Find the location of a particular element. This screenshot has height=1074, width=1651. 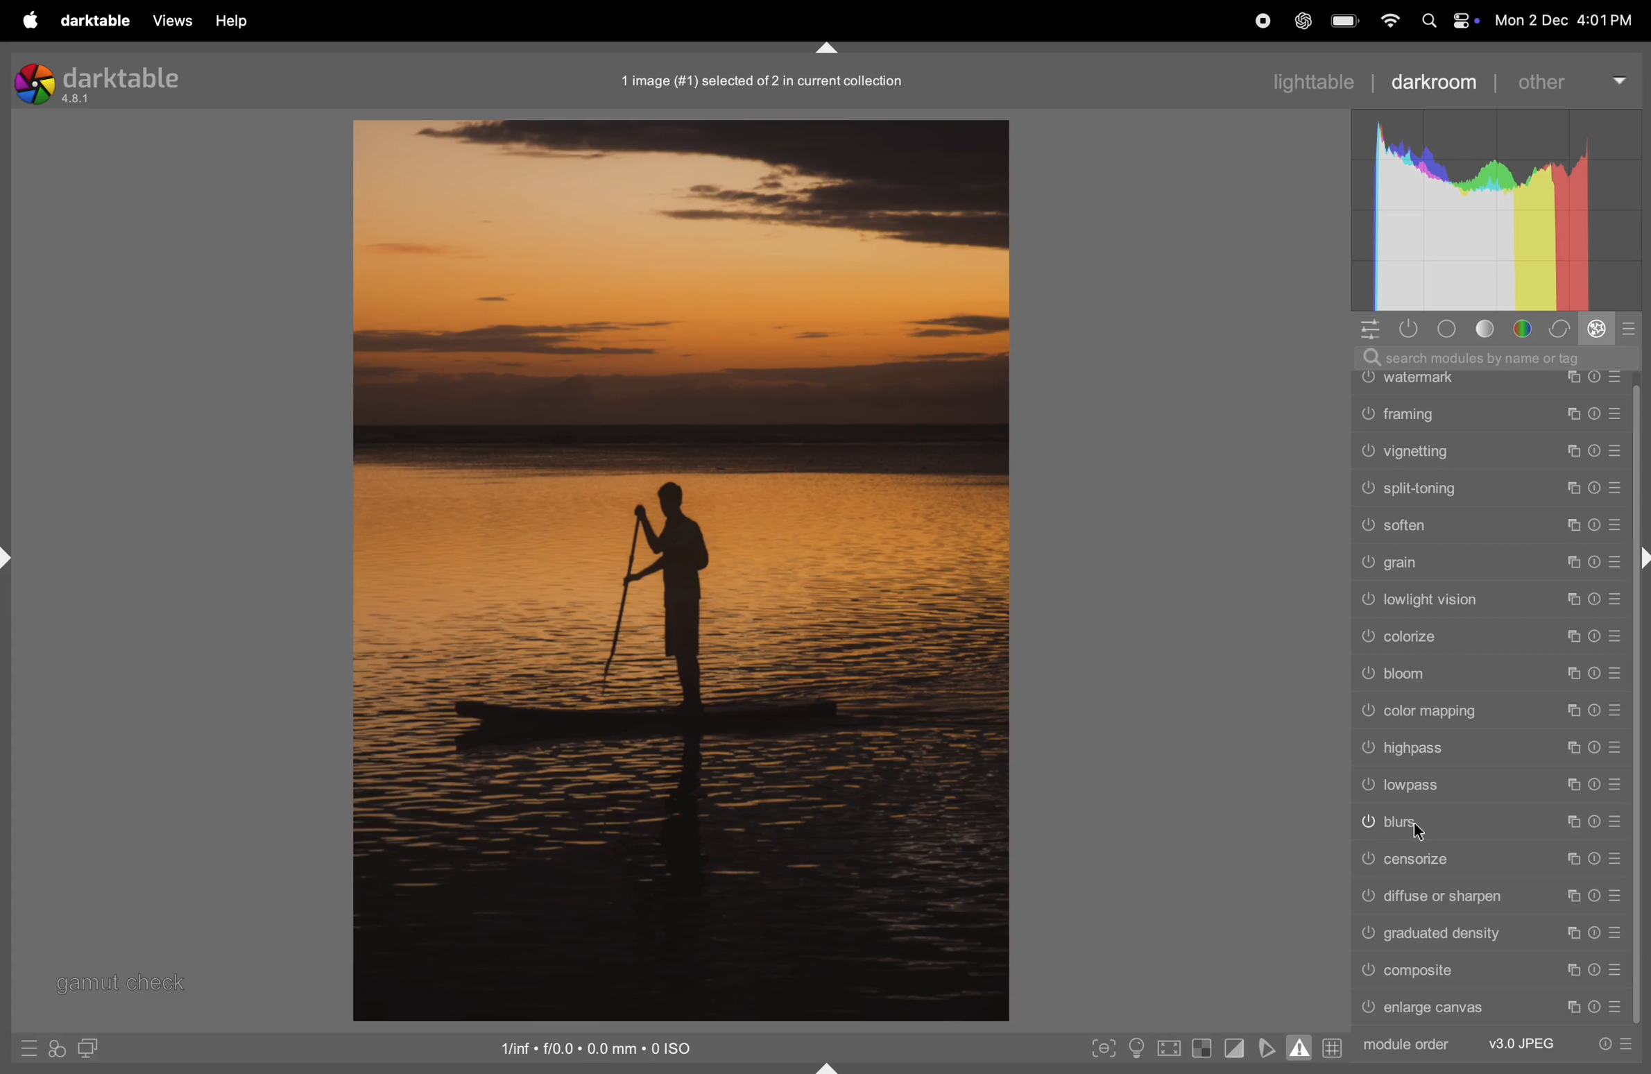

color mapping is located at coordinates (1487, 711).